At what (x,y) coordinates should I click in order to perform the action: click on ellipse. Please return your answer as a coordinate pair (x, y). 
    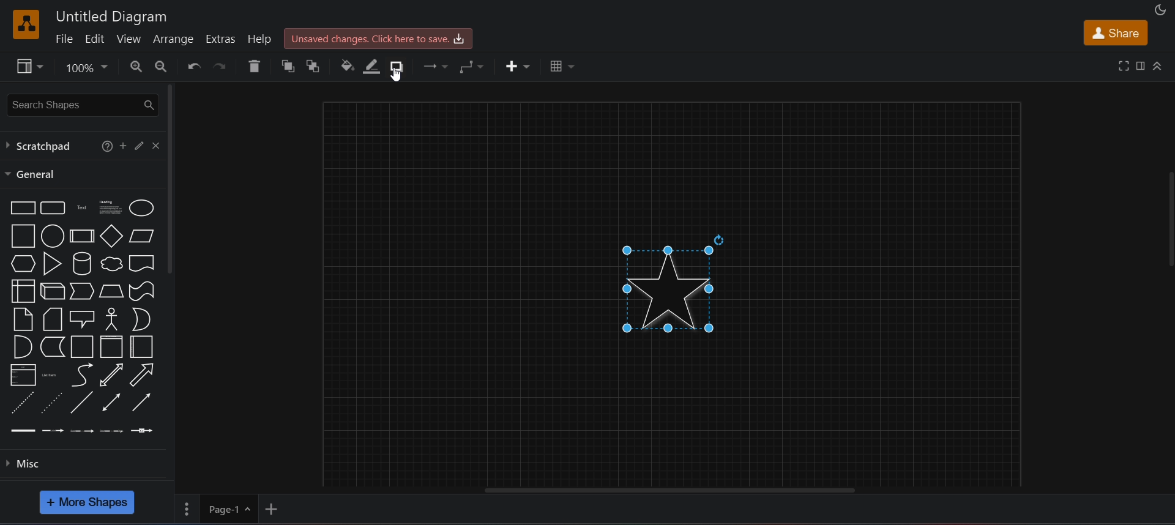
    Looking at the image, I should click on (143, 208).